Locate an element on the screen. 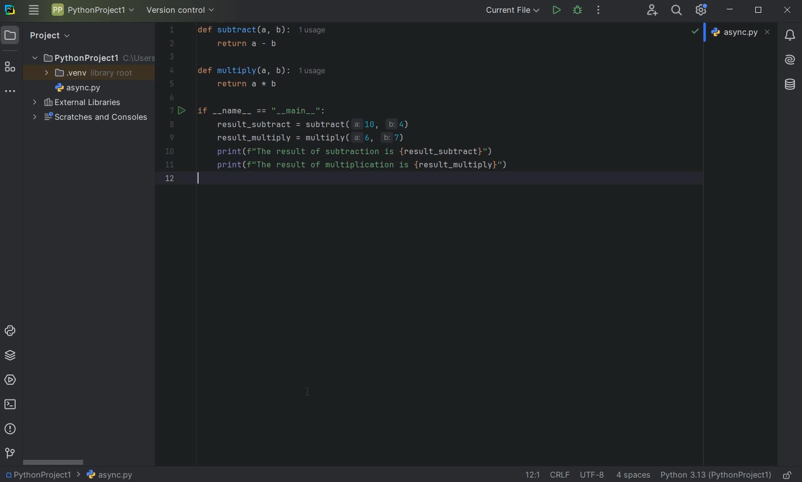 The image size is (802, 482). problems is located at coordinates (10, 428).